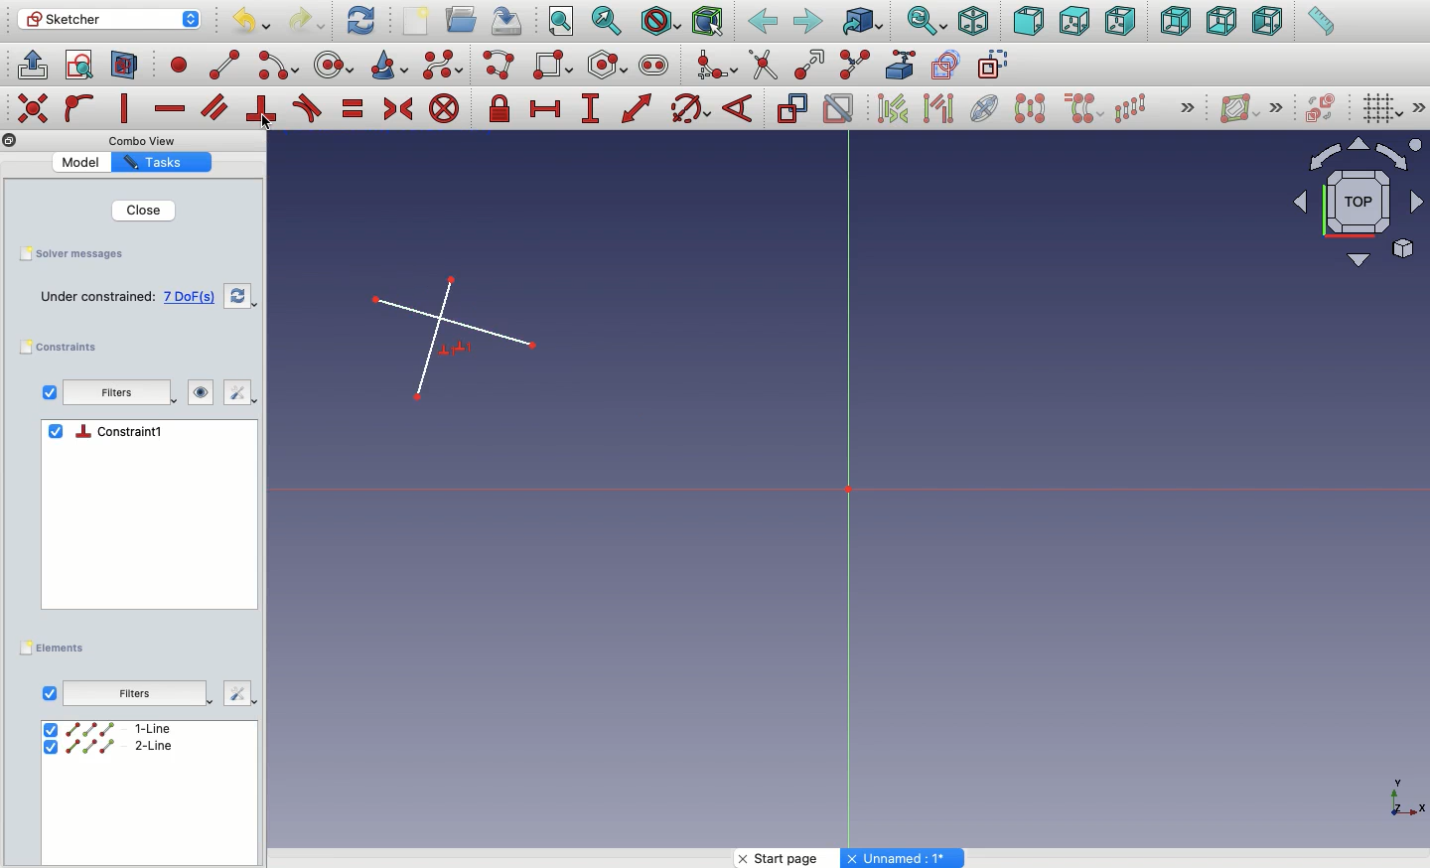 This screenshot has width=1430, height=868. Describe the element at coordinates (444, 110) in the screenshot. I see `Constrain block` at that location.